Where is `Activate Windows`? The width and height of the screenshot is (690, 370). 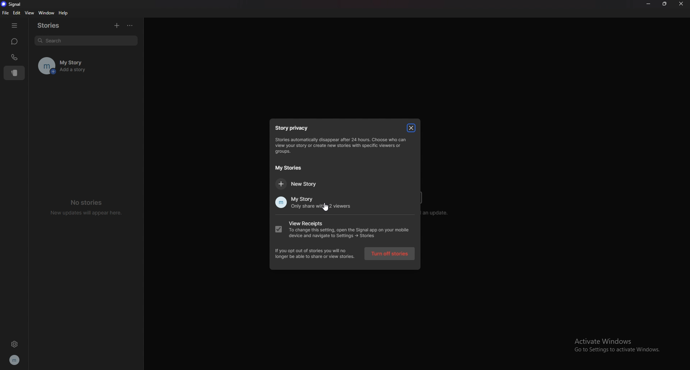
Activate Windows is located at coordinates (611, 340).